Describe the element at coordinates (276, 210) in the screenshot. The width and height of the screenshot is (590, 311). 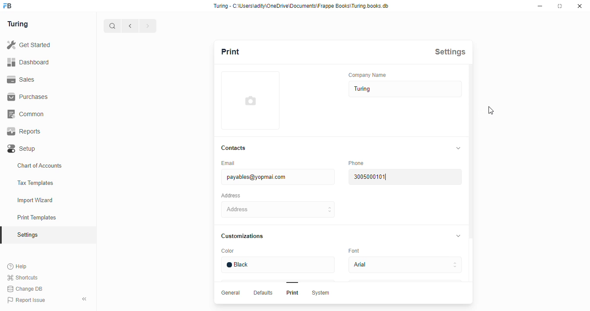
I see `Address` at that location.